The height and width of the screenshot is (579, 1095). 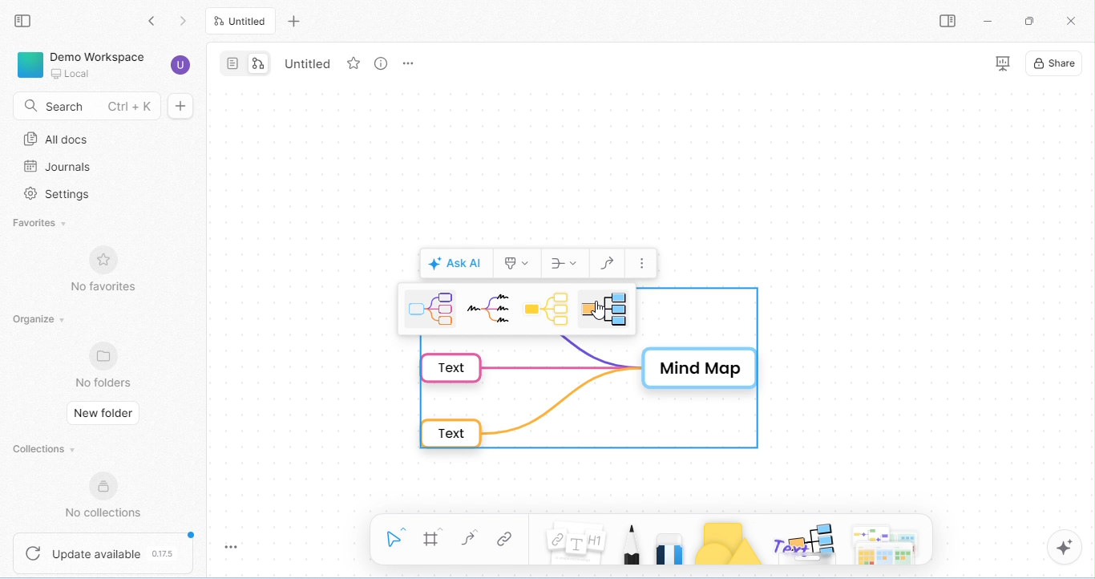 What do you see at coordinates (407, 64) in the screenshot?
I see `tab options` at bounding box center [407, 64].